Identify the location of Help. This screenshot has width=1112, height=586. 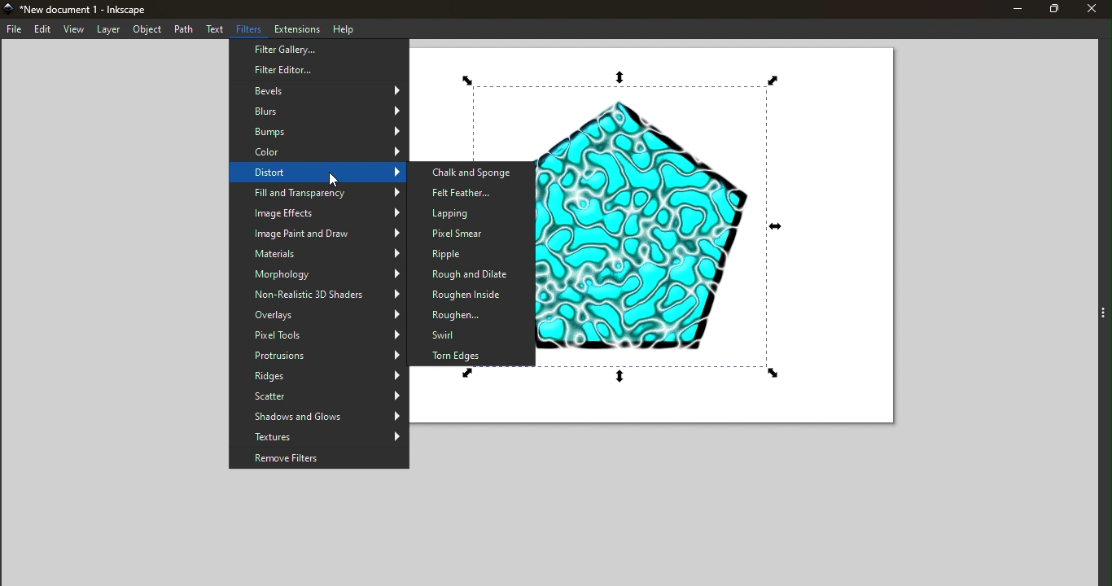
(348, 28).